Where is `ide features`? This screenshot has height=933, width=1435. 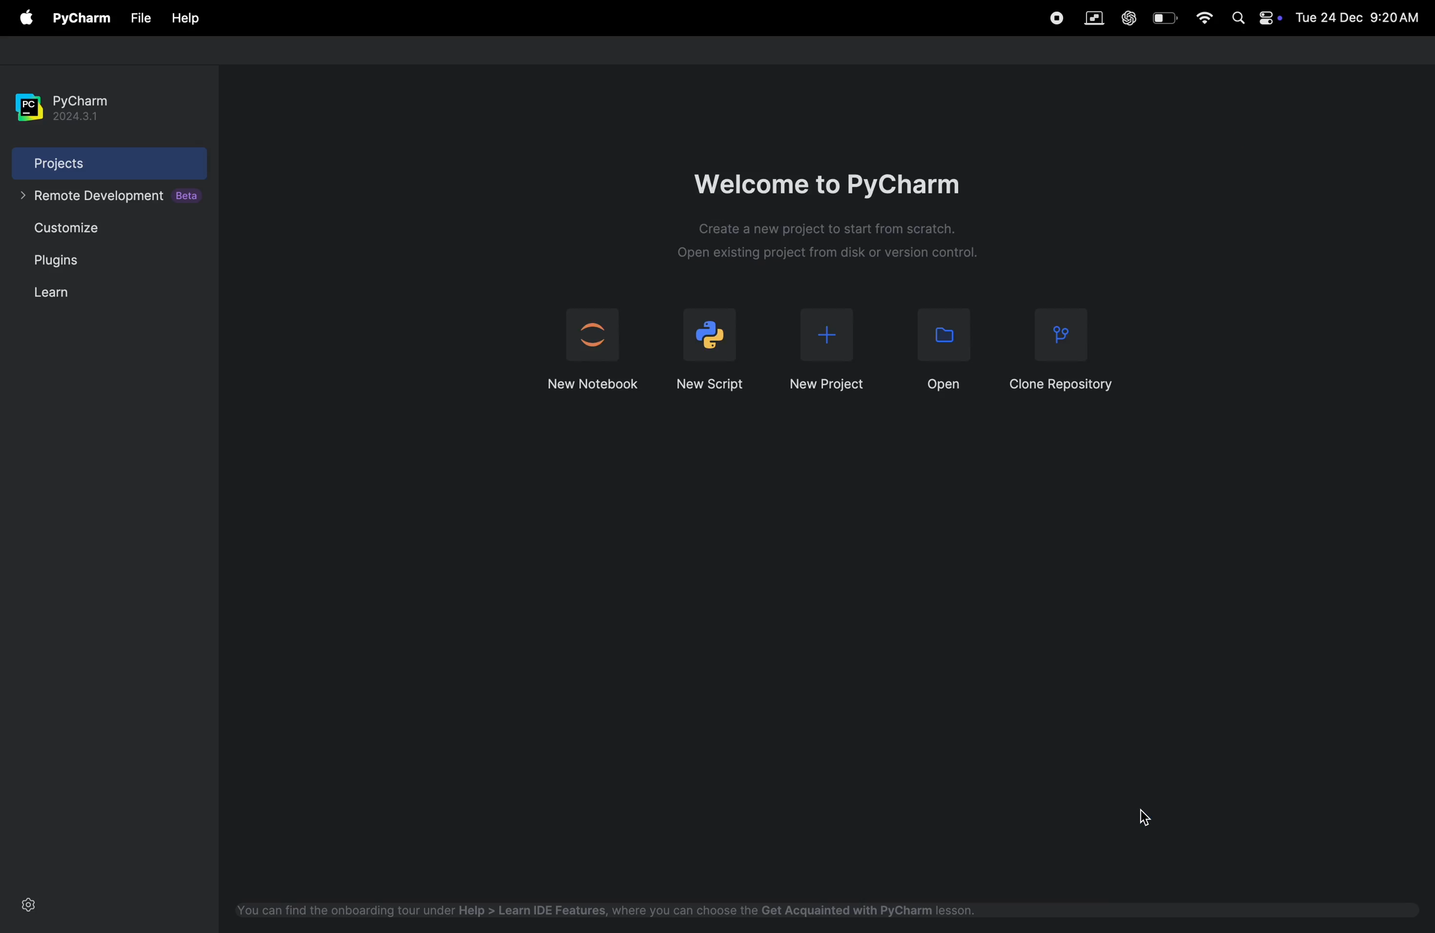 ide features is located at coordinates (603, 910).